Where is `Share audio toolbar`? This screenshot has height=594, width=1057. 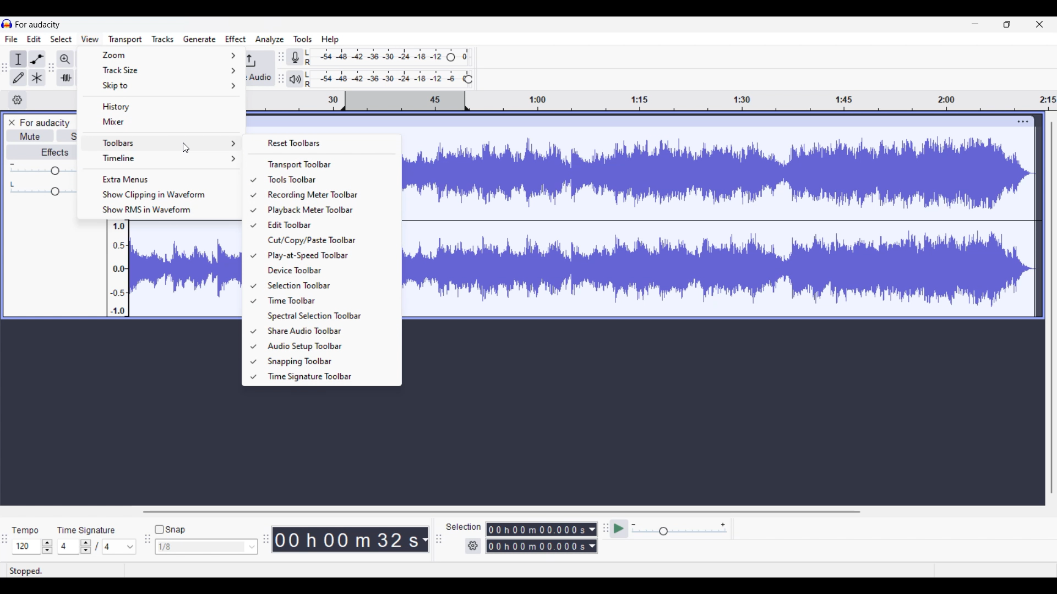
Share audio toolbar is located at coordinates (328, 331).